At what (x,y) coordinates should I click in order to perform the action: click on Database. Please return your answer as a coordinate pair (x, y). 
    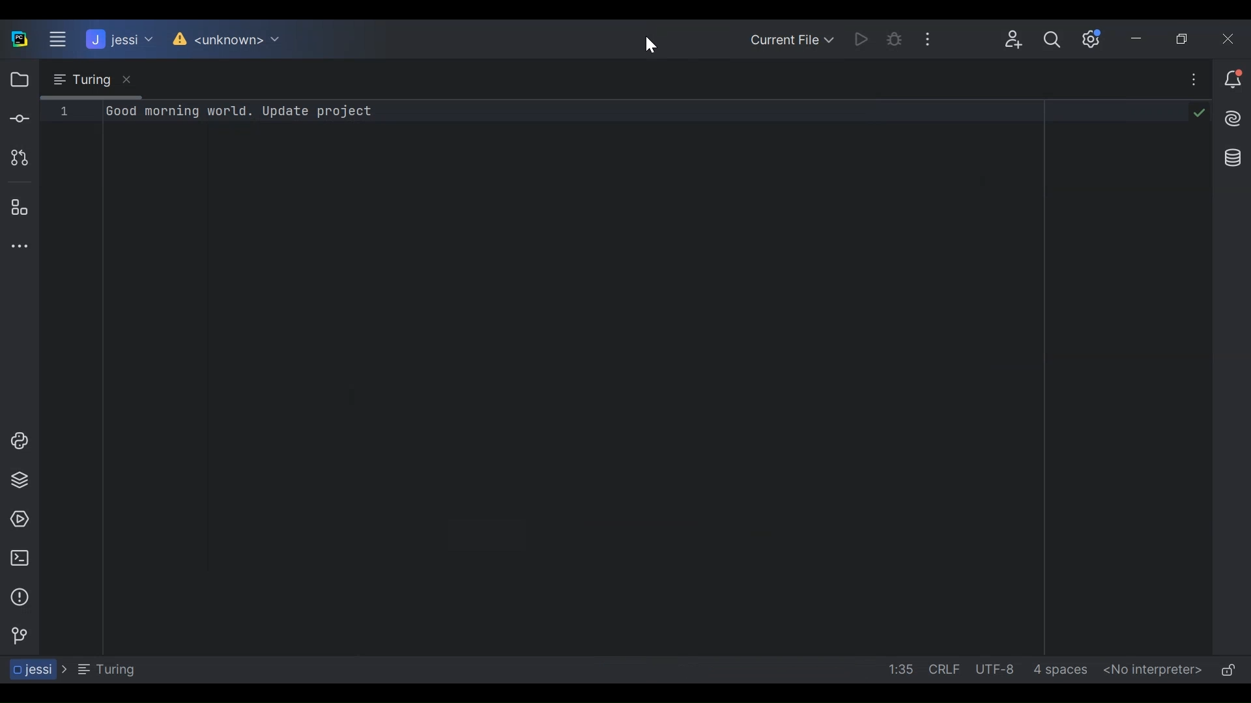
    Looking at the image, I should click on (1229, 156).